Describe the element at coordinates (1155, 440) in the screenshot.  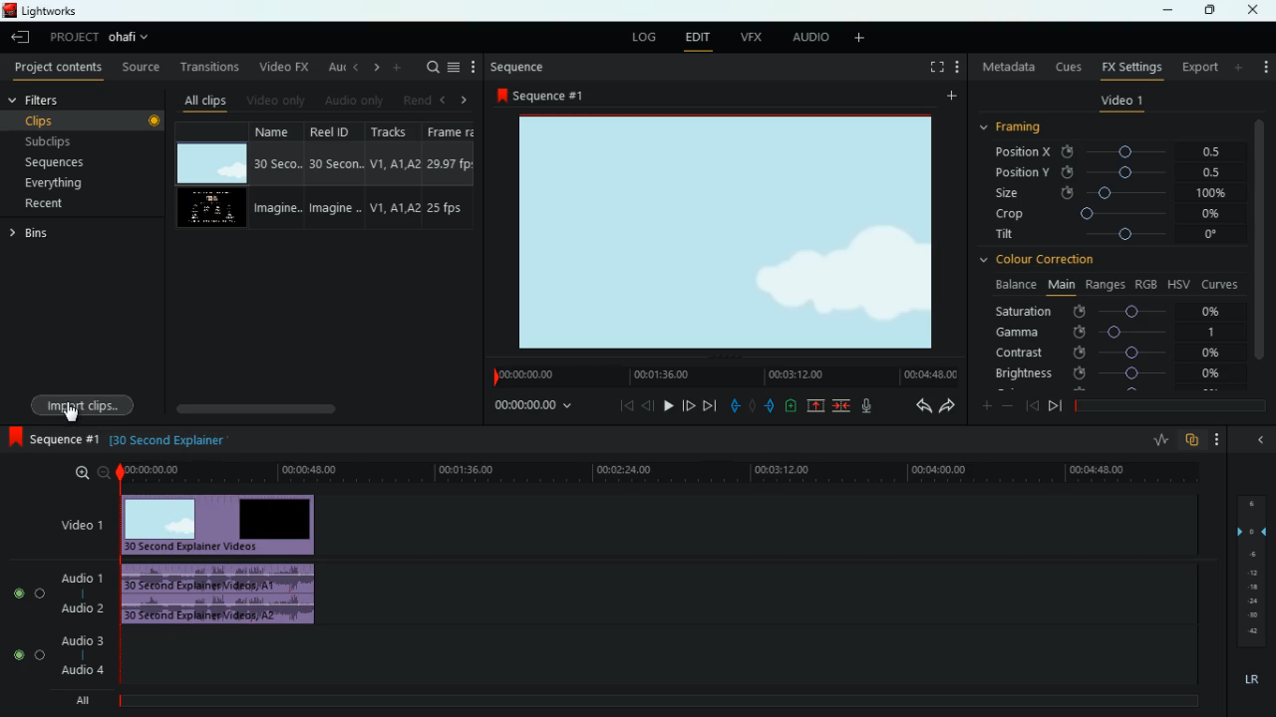
I see `rate` at that location.